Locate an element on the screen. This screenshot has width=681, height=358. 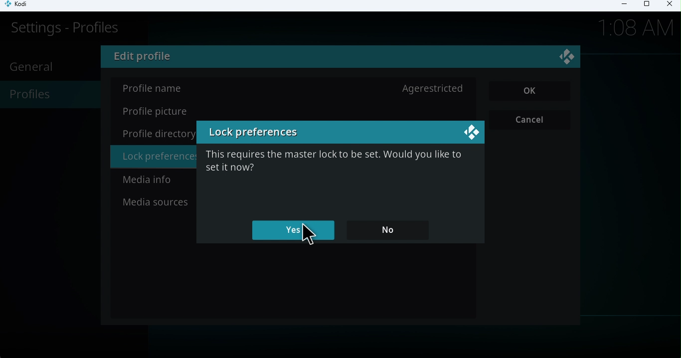
Kodi icon is located at coordinates (21, 6).